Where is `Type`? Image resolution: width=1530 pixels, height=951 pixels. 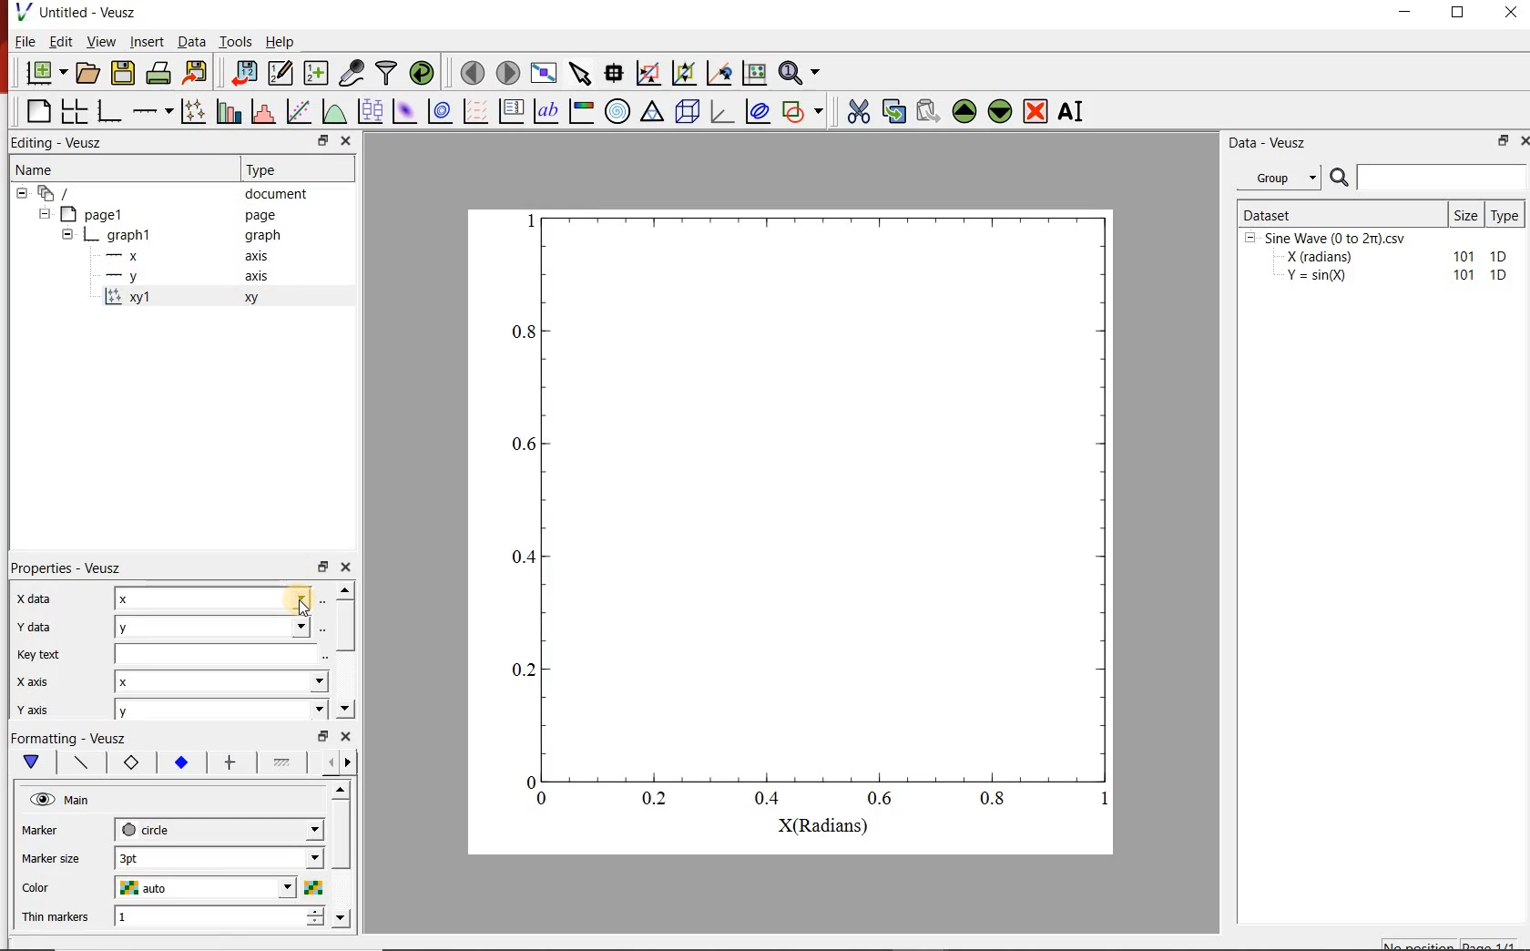 Type is located at coordinates (1508, 213).